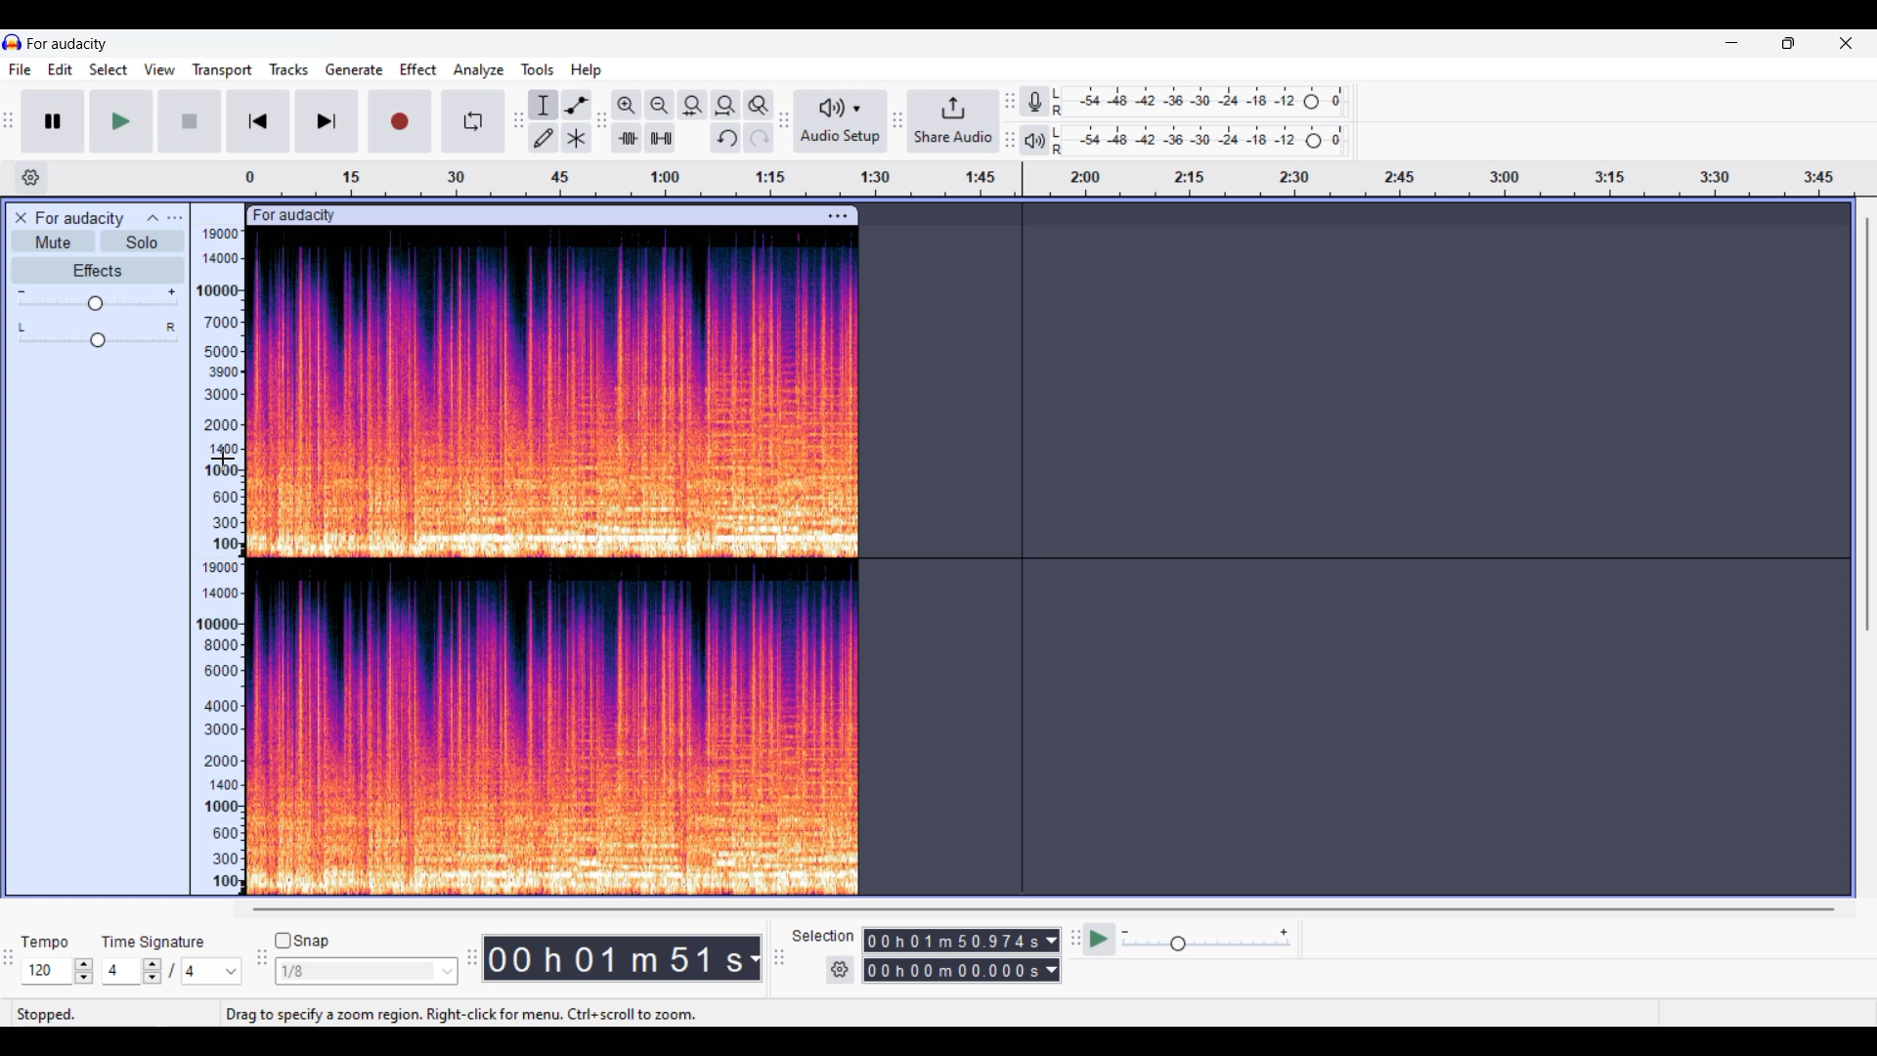 The image size is (1877, 1056). I want to click on Redo, so click(762, 137).